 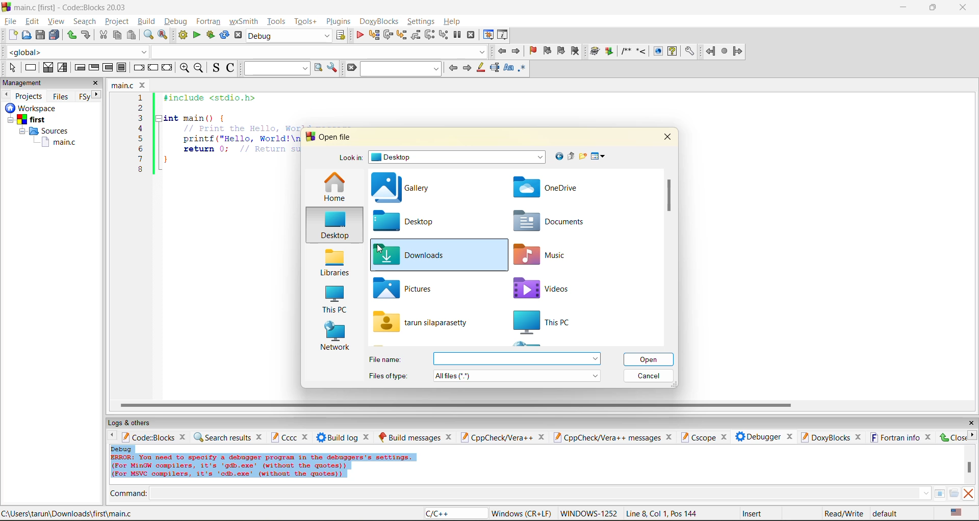 I want to click on vertical scroll bar, so click(x=969, y=467).